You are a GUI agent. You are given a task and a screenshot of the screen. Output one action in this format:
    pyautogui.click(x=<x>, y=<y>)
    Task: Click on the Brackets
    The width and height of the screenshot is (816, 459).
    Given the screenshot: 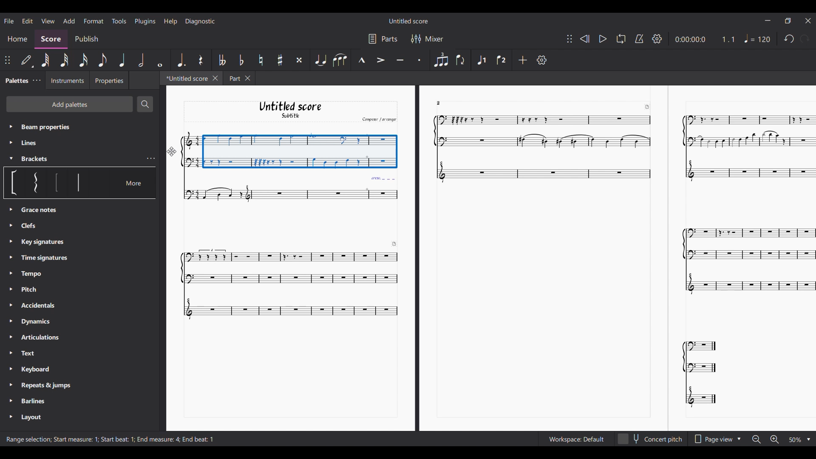 What is the action you would take?
    pyautogui.click(x=40, y=159)
    